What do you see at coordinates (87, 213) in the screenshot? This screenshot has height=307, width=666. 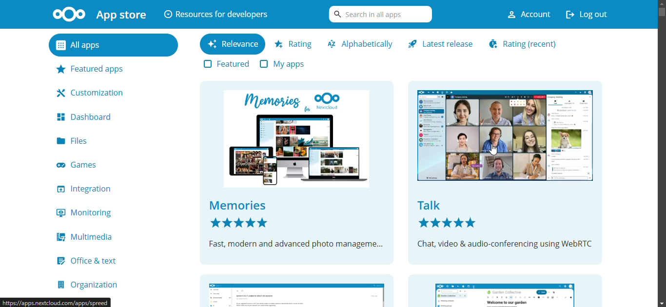 I see `monitoring` at bounding box center [87, 213].